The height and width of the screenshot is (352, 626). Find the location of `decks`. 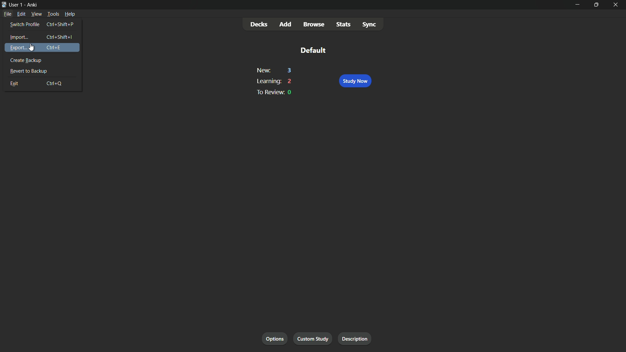

decks is located at coordinates (259, 24).